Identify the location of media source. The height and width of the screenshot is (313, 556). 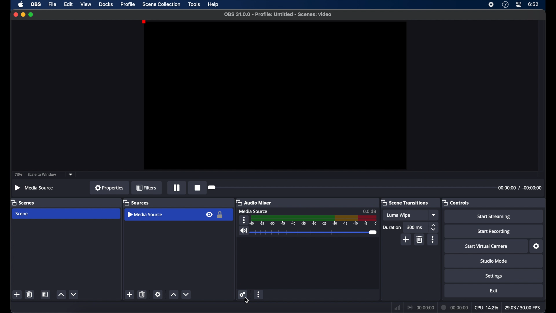
(34, 188).